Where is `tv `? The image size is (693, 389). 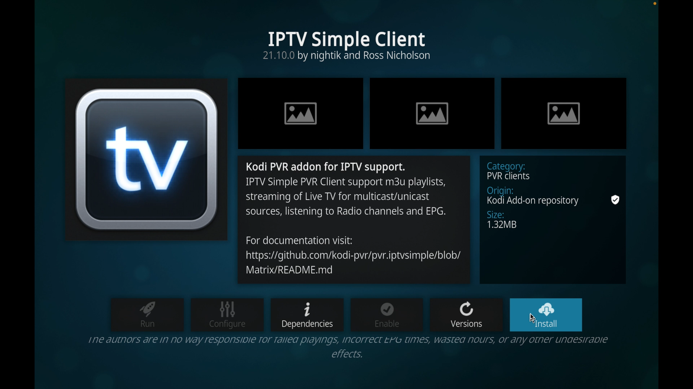
tv  is located at coordinates (145, 160).